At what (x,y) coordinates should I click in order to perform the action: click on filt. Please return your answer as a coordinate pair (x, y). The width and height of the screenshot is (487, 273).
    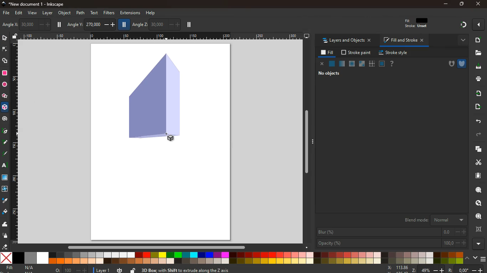
    Looking at the image, I should click on (417, 25).